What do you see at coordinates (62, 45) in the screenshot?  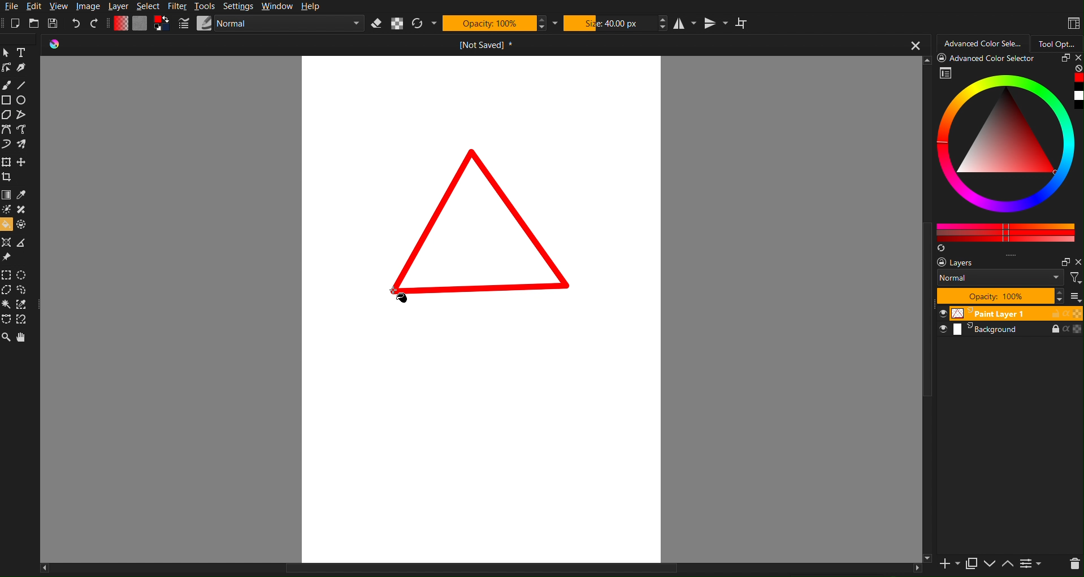 I see `icon` at bounding box center [62, 45].